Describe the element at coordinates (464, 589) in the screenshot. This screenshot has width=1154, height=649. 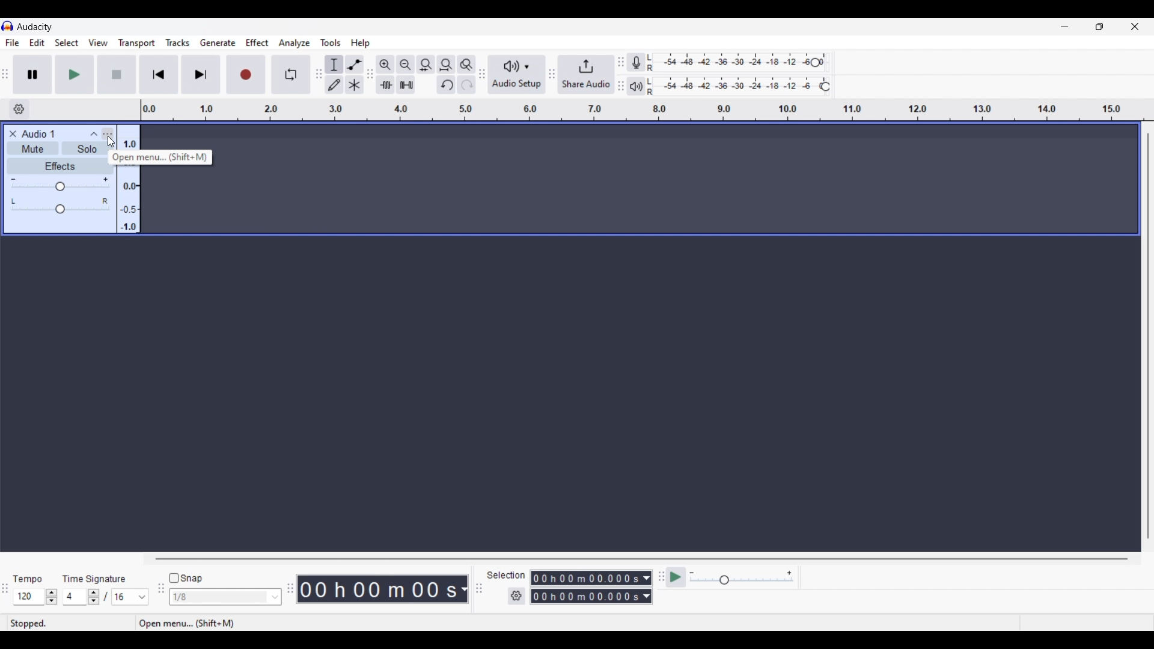
I see `Metrics to calculate recording` at that location.